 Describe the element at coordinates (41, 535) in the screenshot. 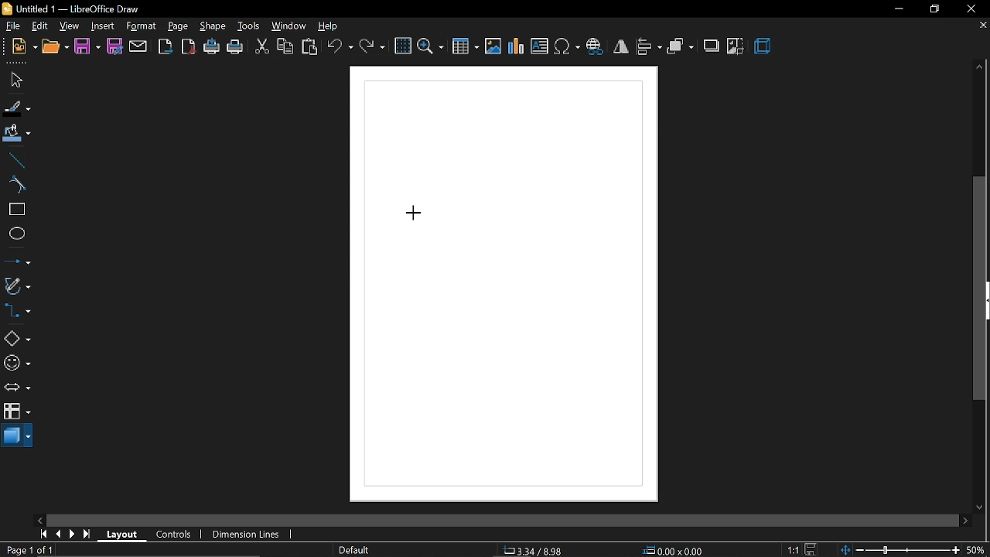

I see `go to first page` at that location.